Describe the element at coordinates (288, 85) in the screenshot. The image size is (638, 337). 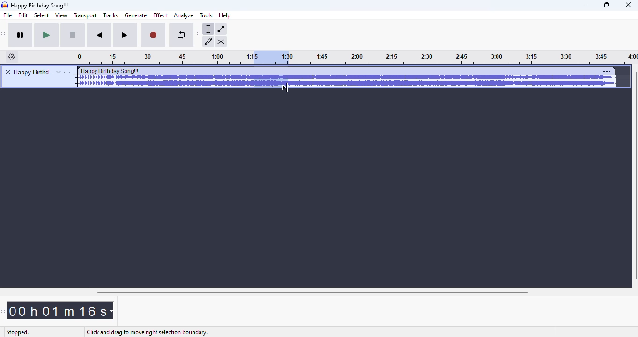
I see `I beam cursor` at that location.